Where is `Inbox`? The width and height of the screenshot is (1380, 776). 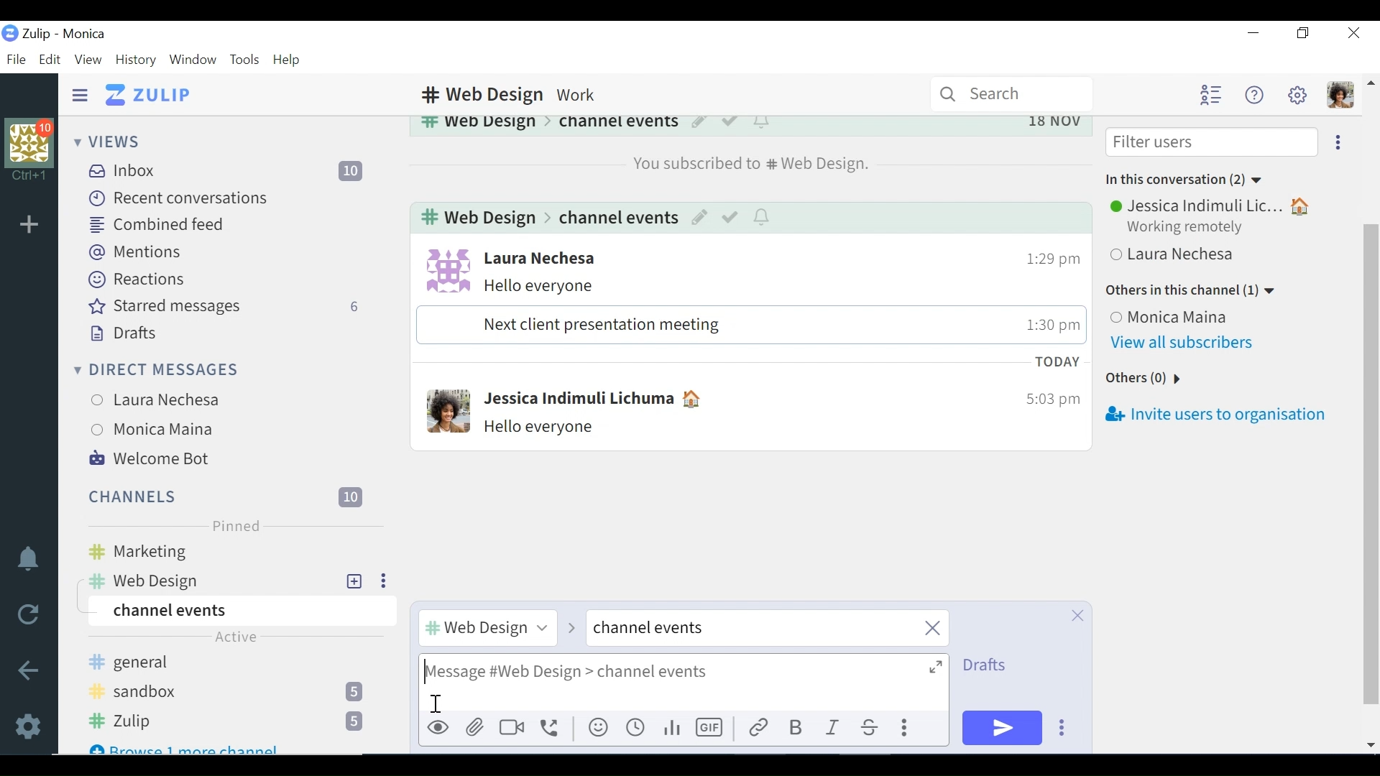 Inbox is located at coordinates (234, 170).